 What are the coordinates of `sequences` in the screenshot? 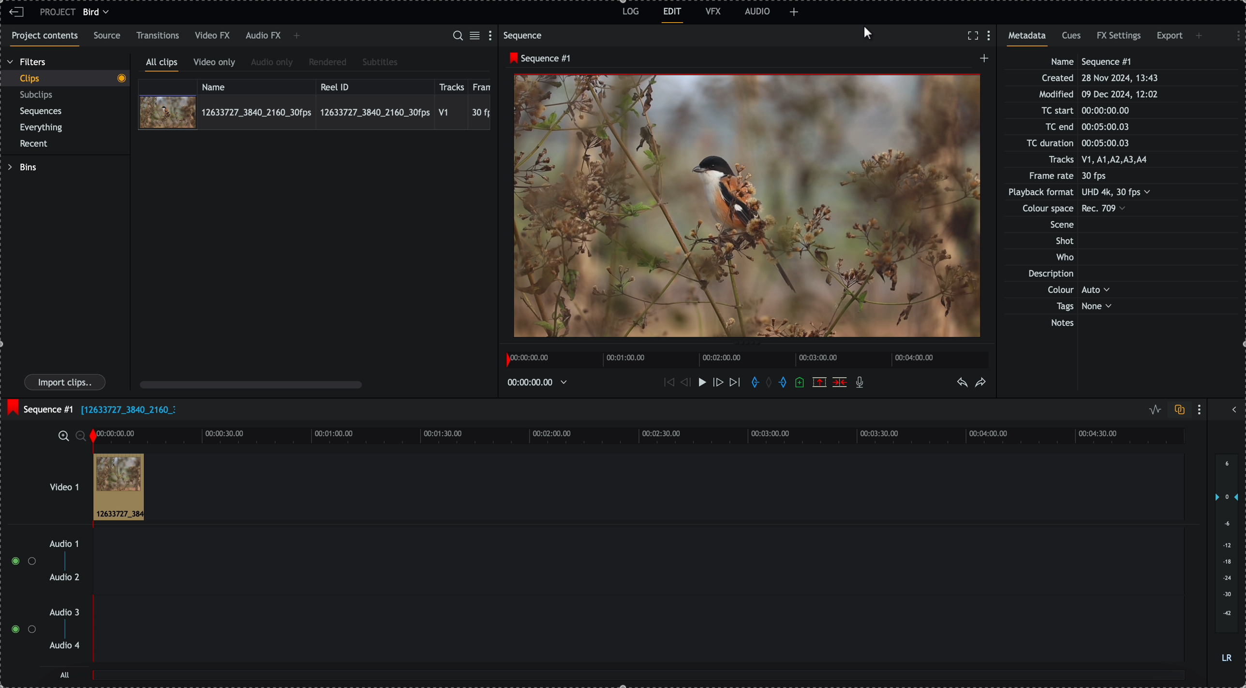 It's located at (41, 113).